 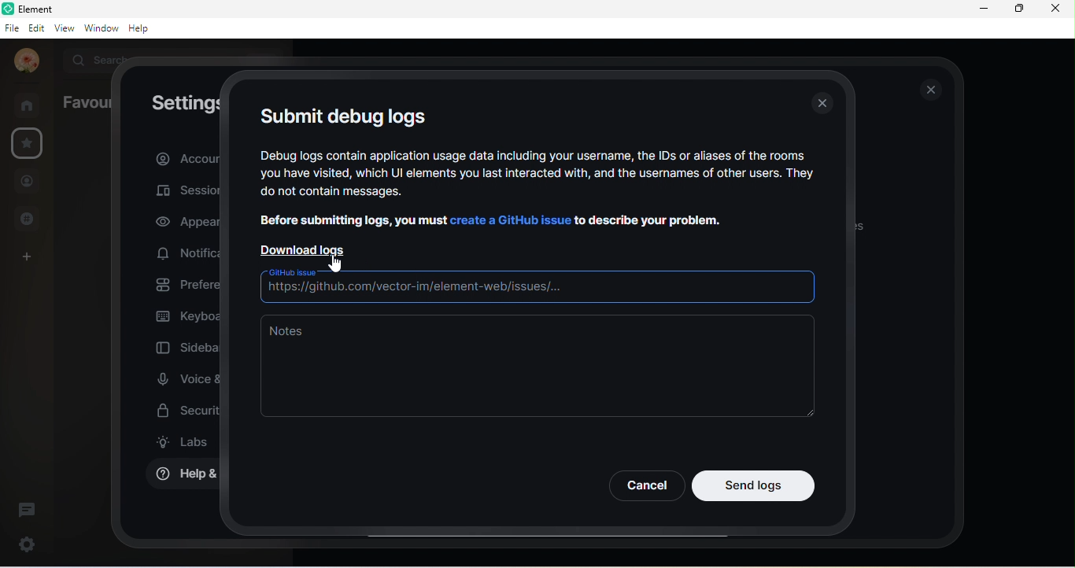 What do you see at coordinates (334, 264) in the screenshot?
I see `cursor movement` at bounding box center [334, 264].